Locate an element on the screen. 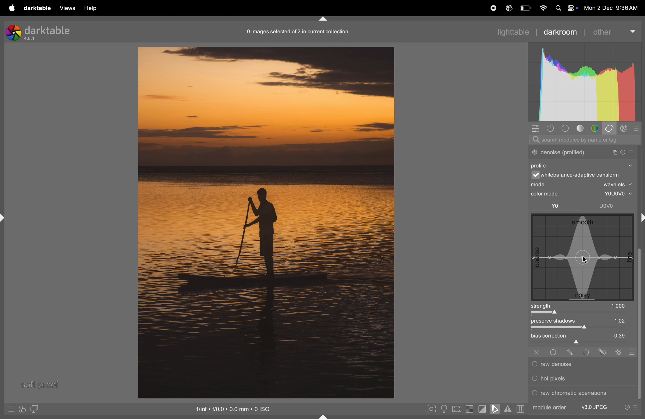 Image resolution: width=645 pixels, height=419 pixels. module order is located at coordinates (550, 407).